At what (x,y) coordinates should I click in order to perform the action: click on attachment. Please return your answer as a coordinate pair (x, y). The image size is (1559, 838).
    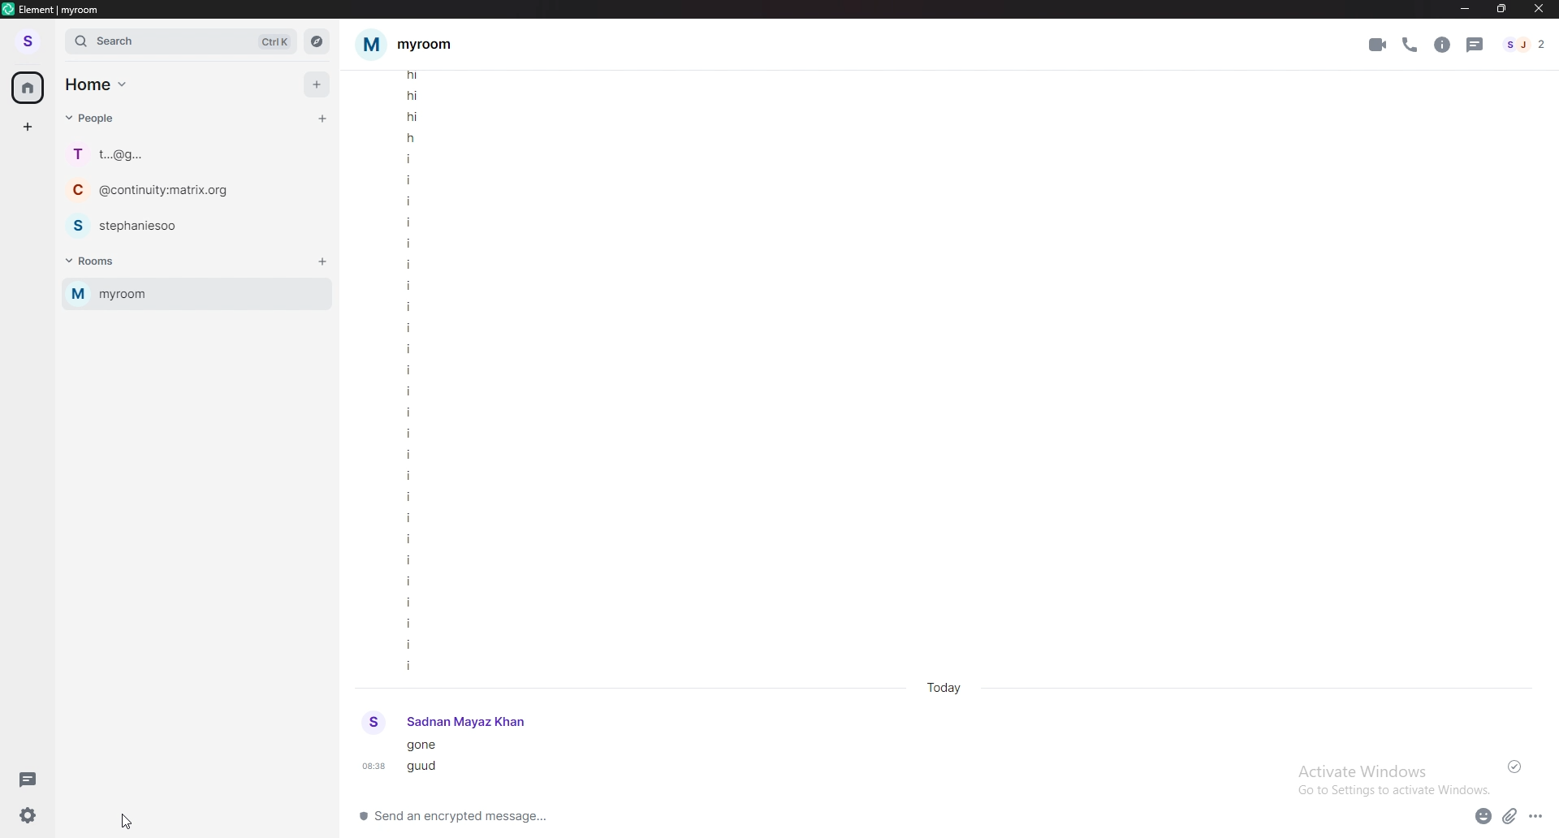
    Looking at the image, I should click on (1509, 816).